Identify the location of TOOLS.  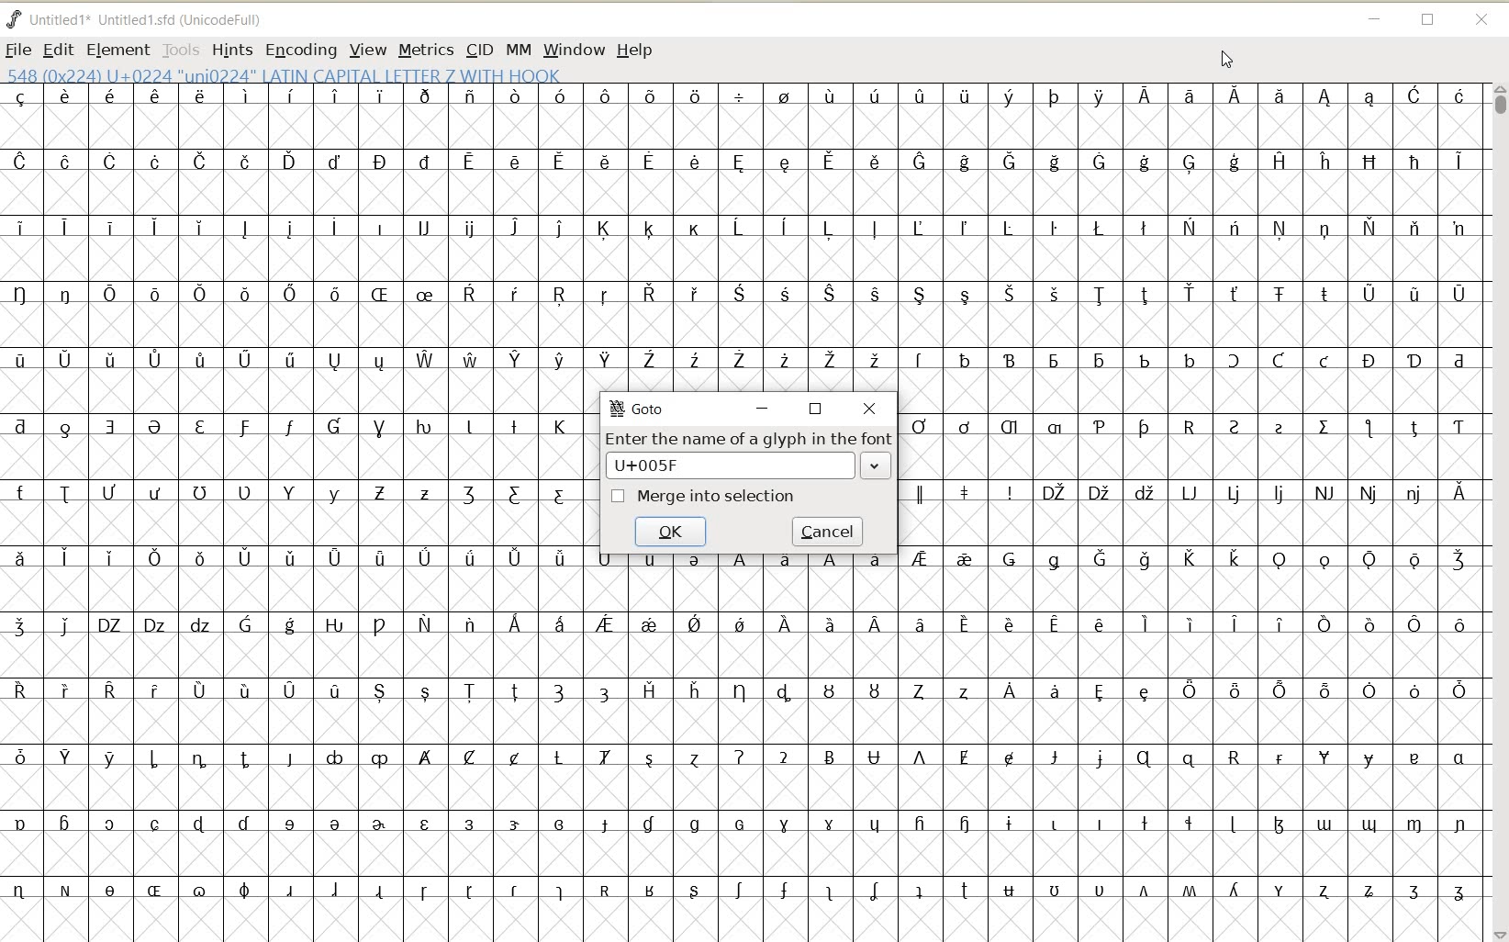
(179, 49).